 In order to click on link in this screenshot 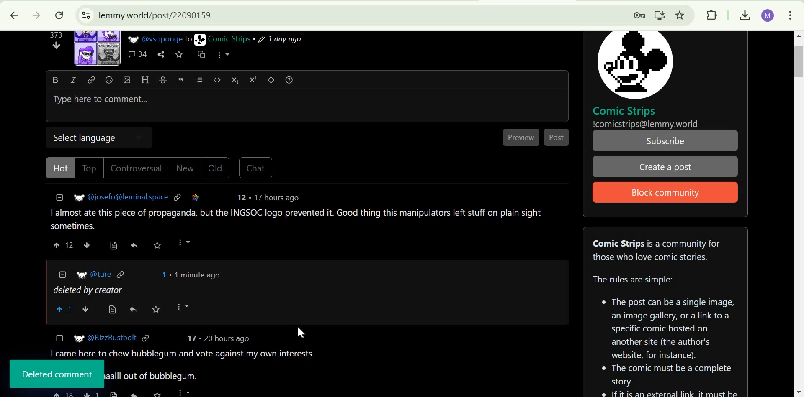, I will do `click(145, 339)`.